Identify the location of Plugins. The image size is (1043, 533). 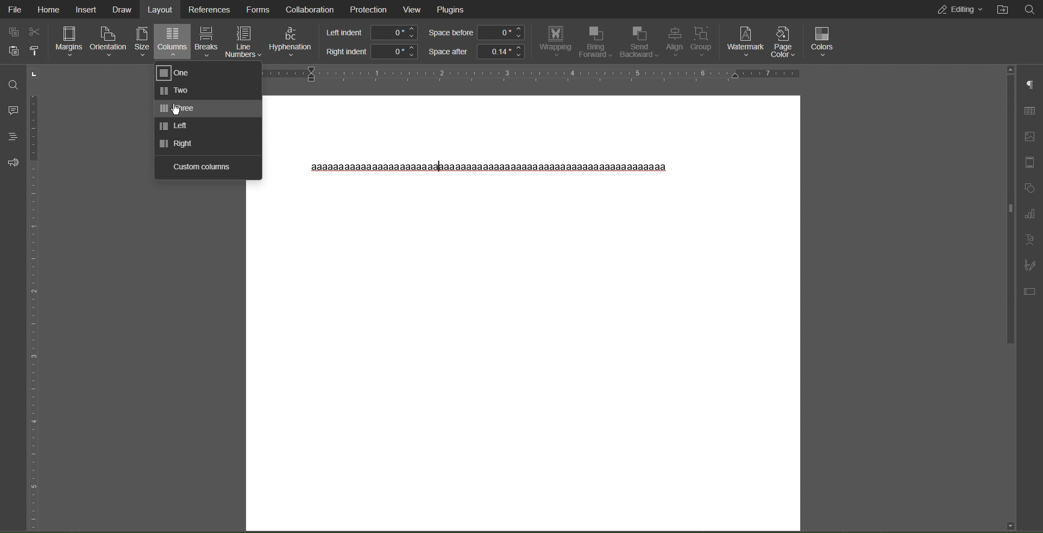
(453, 10).